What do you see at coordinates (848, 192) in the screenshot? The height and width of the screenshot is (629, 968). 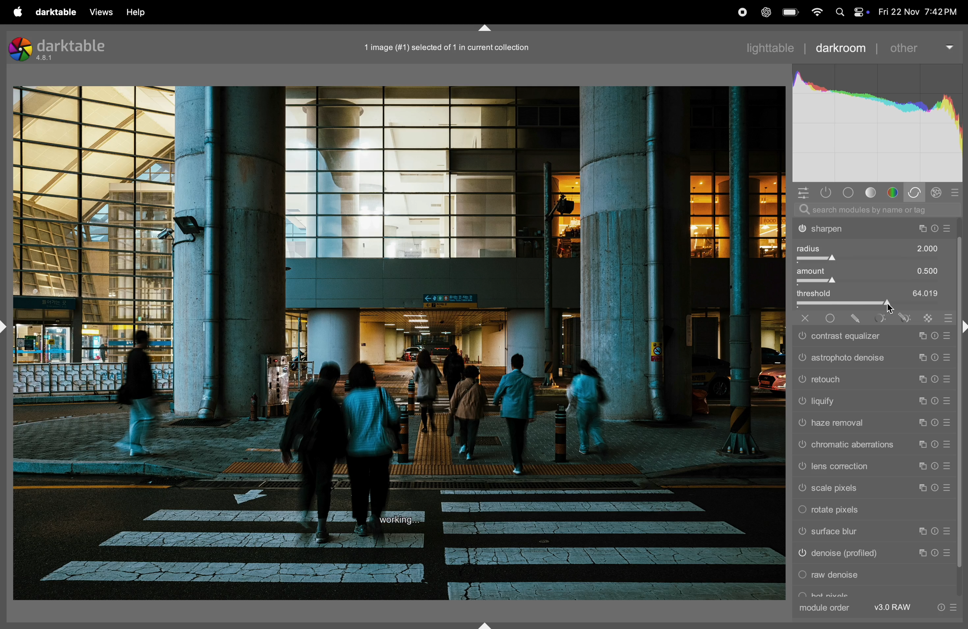 I see `base` at bounding box center [848, 192].